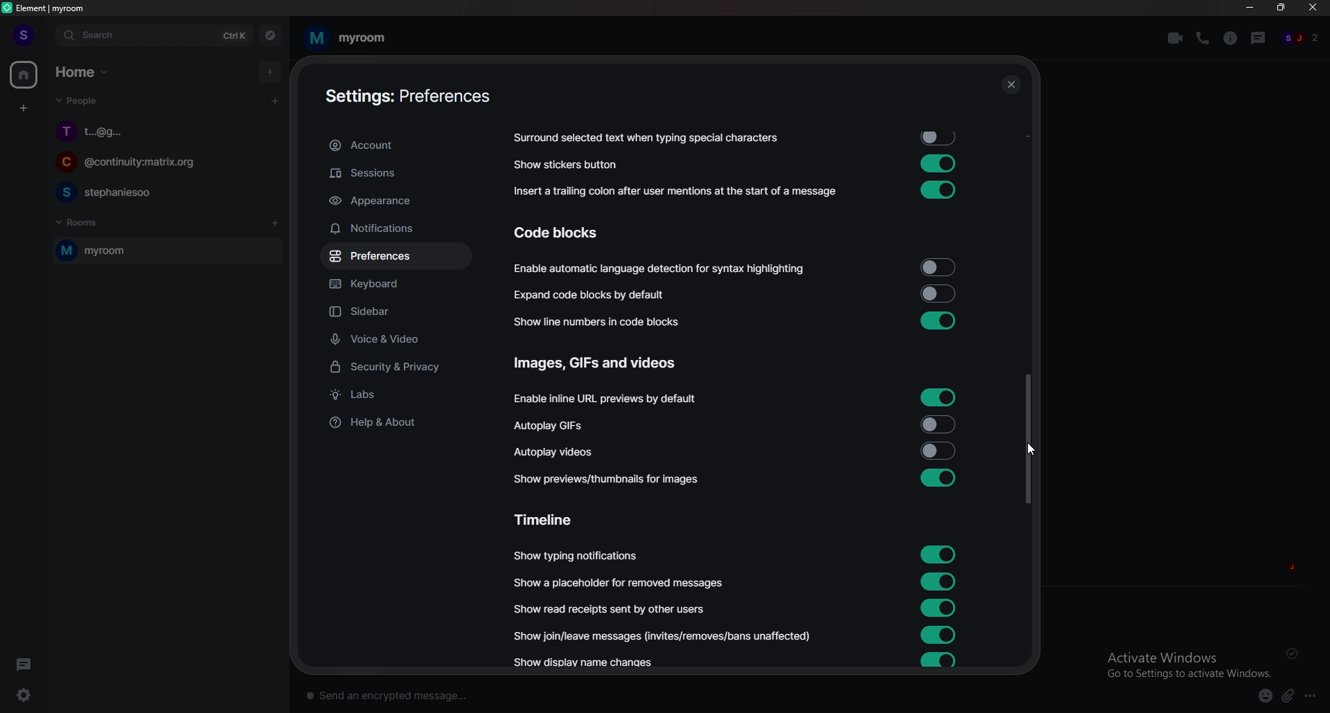 The height and width of the screenshot is (713, 1330). I want to click on home, so click(25, 75).